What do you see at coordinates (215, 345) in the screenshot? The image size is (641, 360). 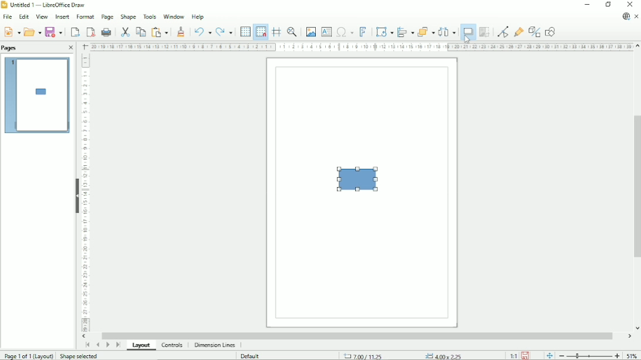 I see `Dimension lines` at bounding box center [215, 345].